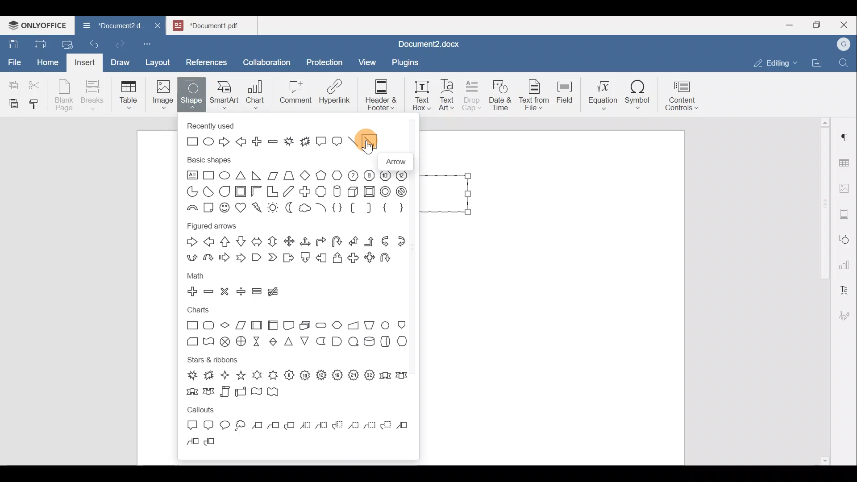 Image resolution: width=857 pixels, height=482 pixels. What do you see at coordinates (565, 91) in the screenshot?
I see `Field` at bounding box center [565, 91].